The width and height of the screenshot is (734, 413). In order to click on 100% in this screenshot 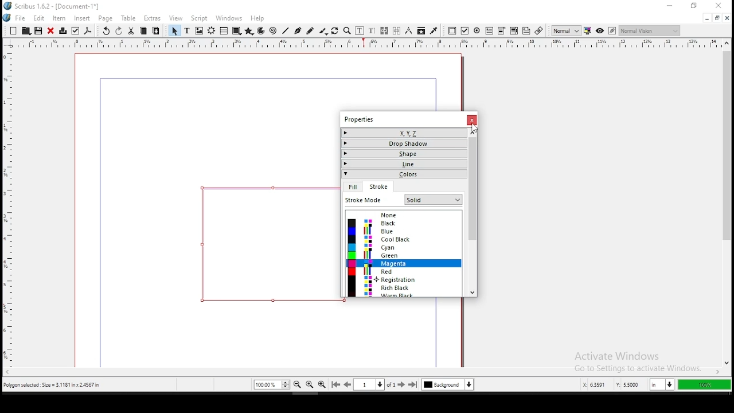, I will do `click(704, 385)`.